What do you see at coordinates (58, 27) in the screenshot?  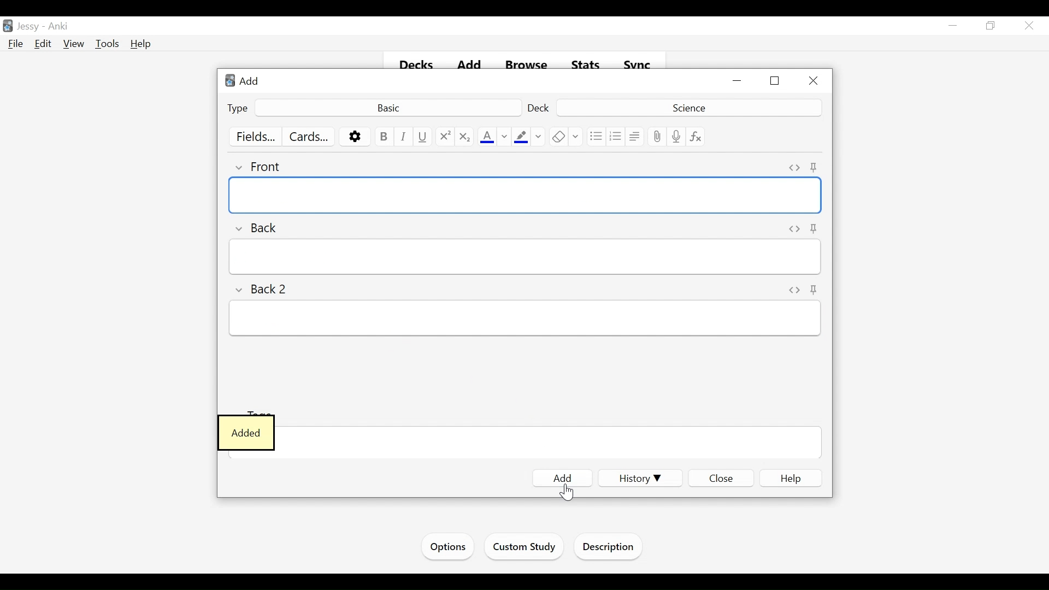 I see `Anki` at bounding box center [58, 27].